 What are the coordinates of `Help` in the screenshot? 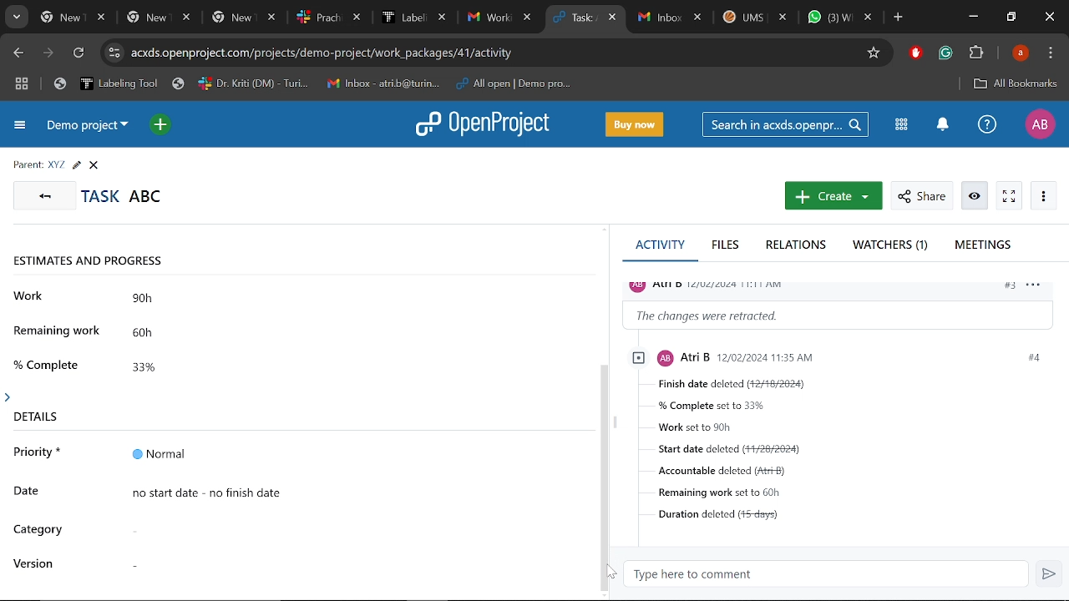 It's located at (985, 124).